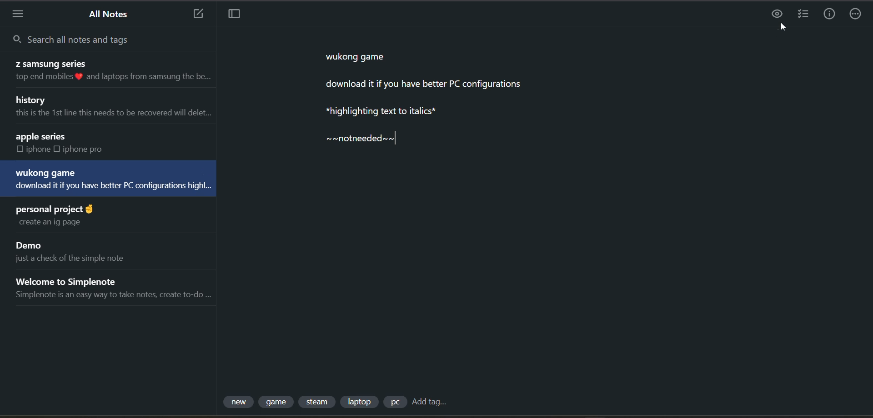 The image size is (873, 418). What do you see at coordinates (432, 403) in the screenshot?
I see `add tag` at bounding box center [432, 403].